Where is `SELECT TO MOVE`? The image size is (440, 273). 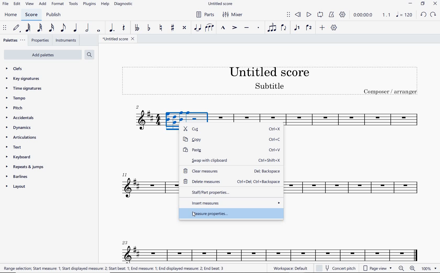 SELECT TO MOVE is located at coordinates (288, 15).